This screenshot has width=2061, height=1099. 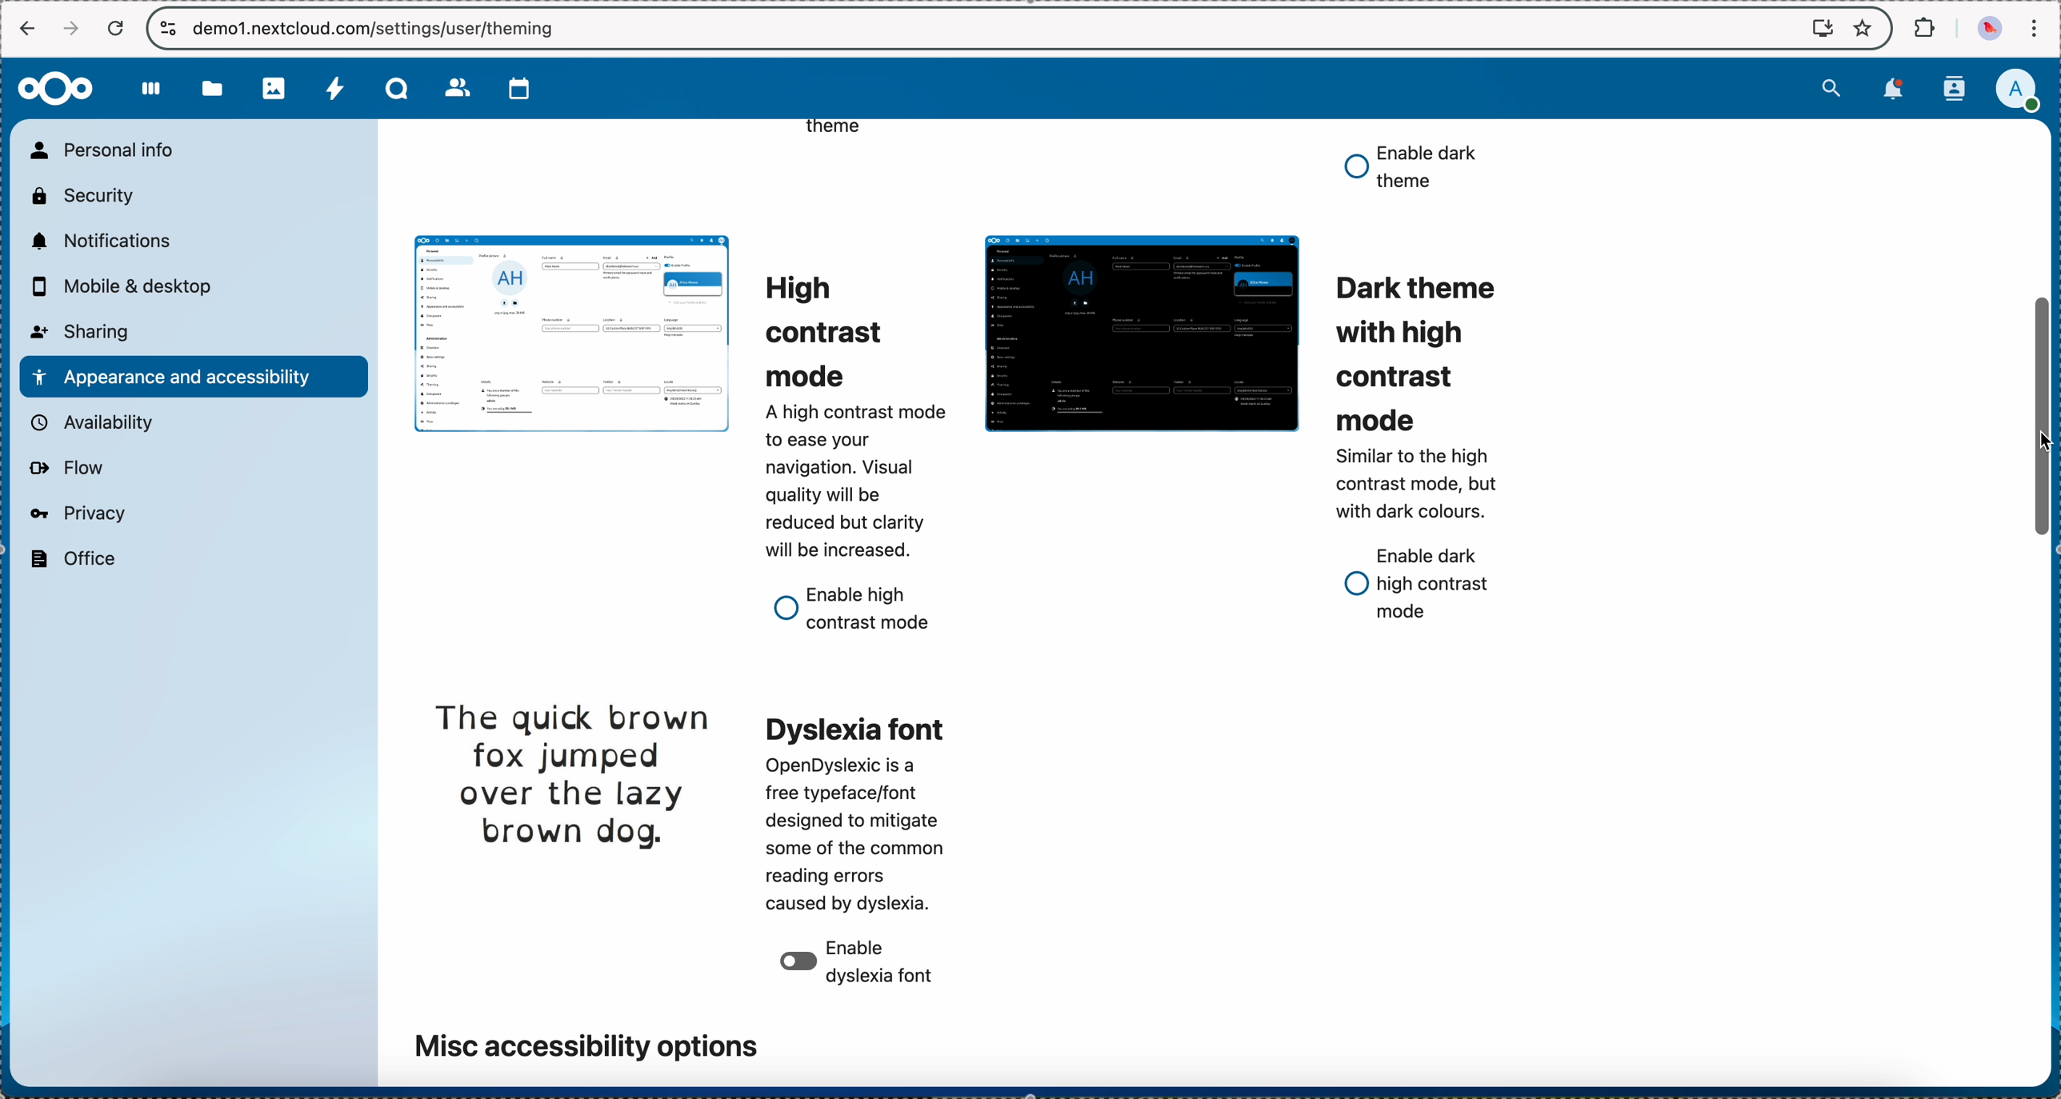 I want to click on dashboard, so click(x=153, y=98).